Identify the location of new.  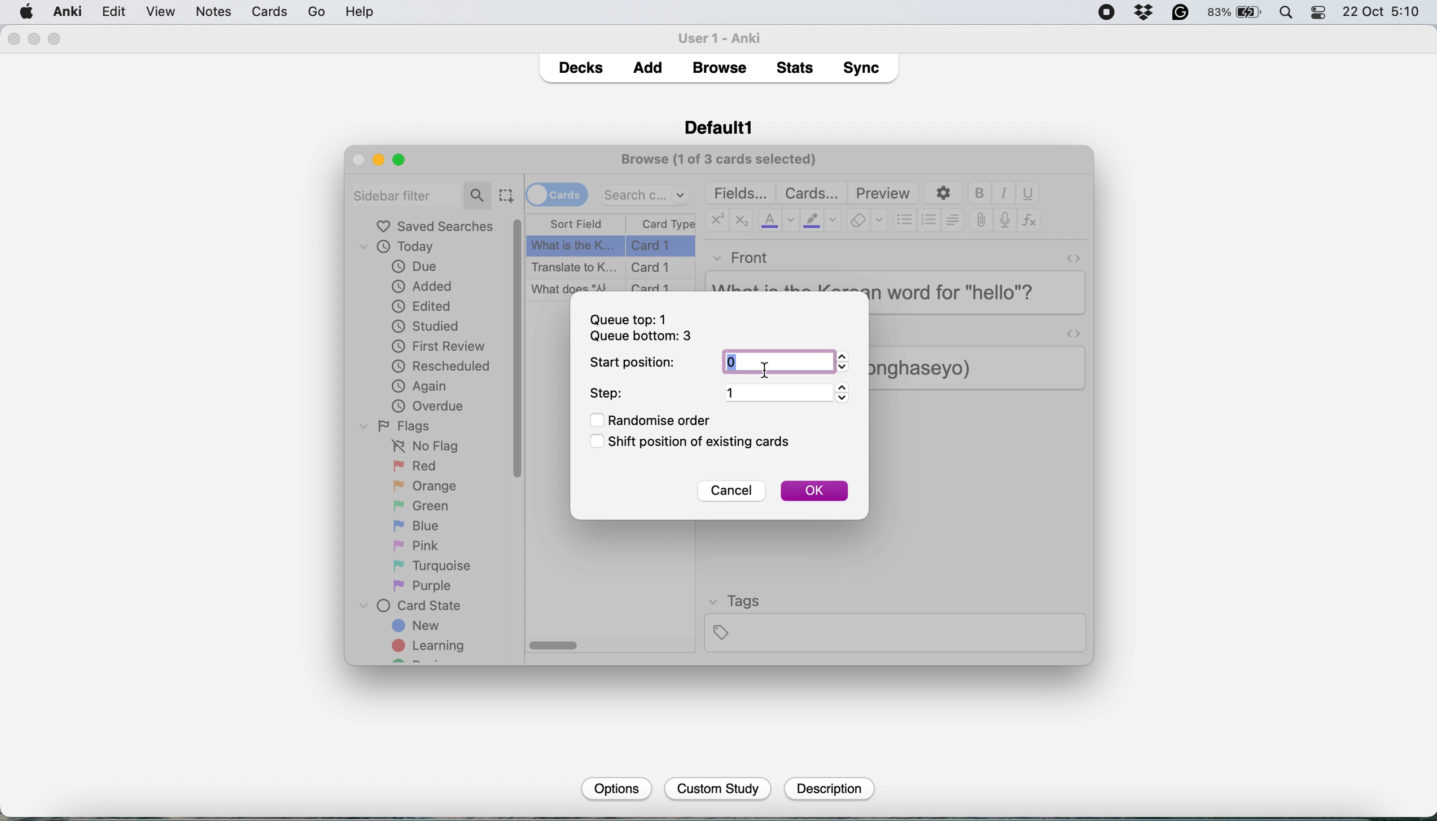
(418, 627).